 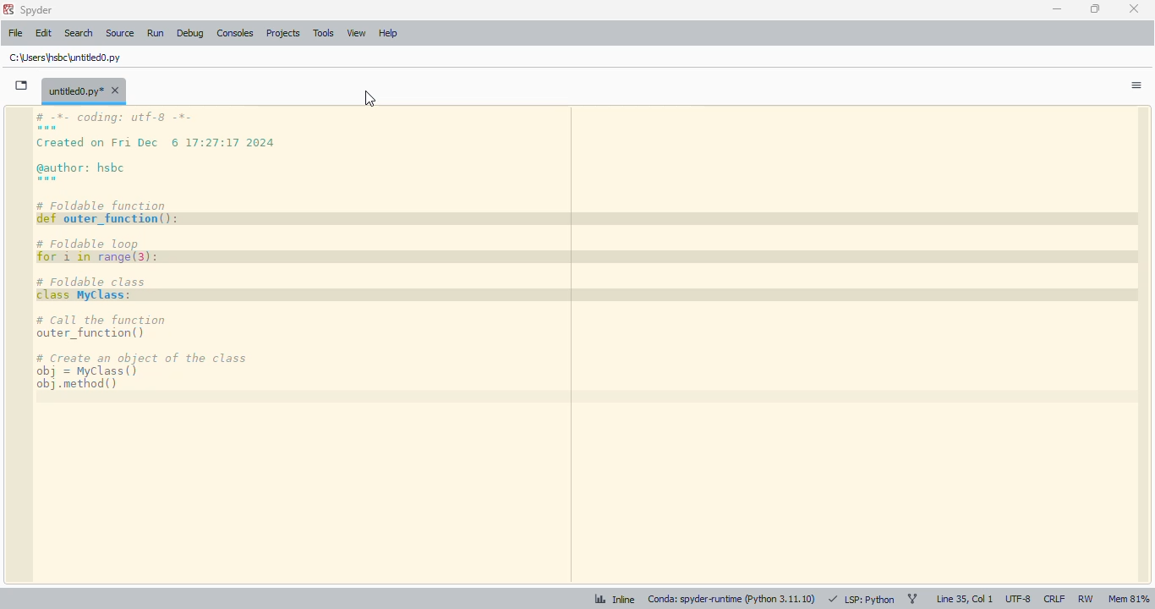 I want to click on tools, so click(x=323, y=34).